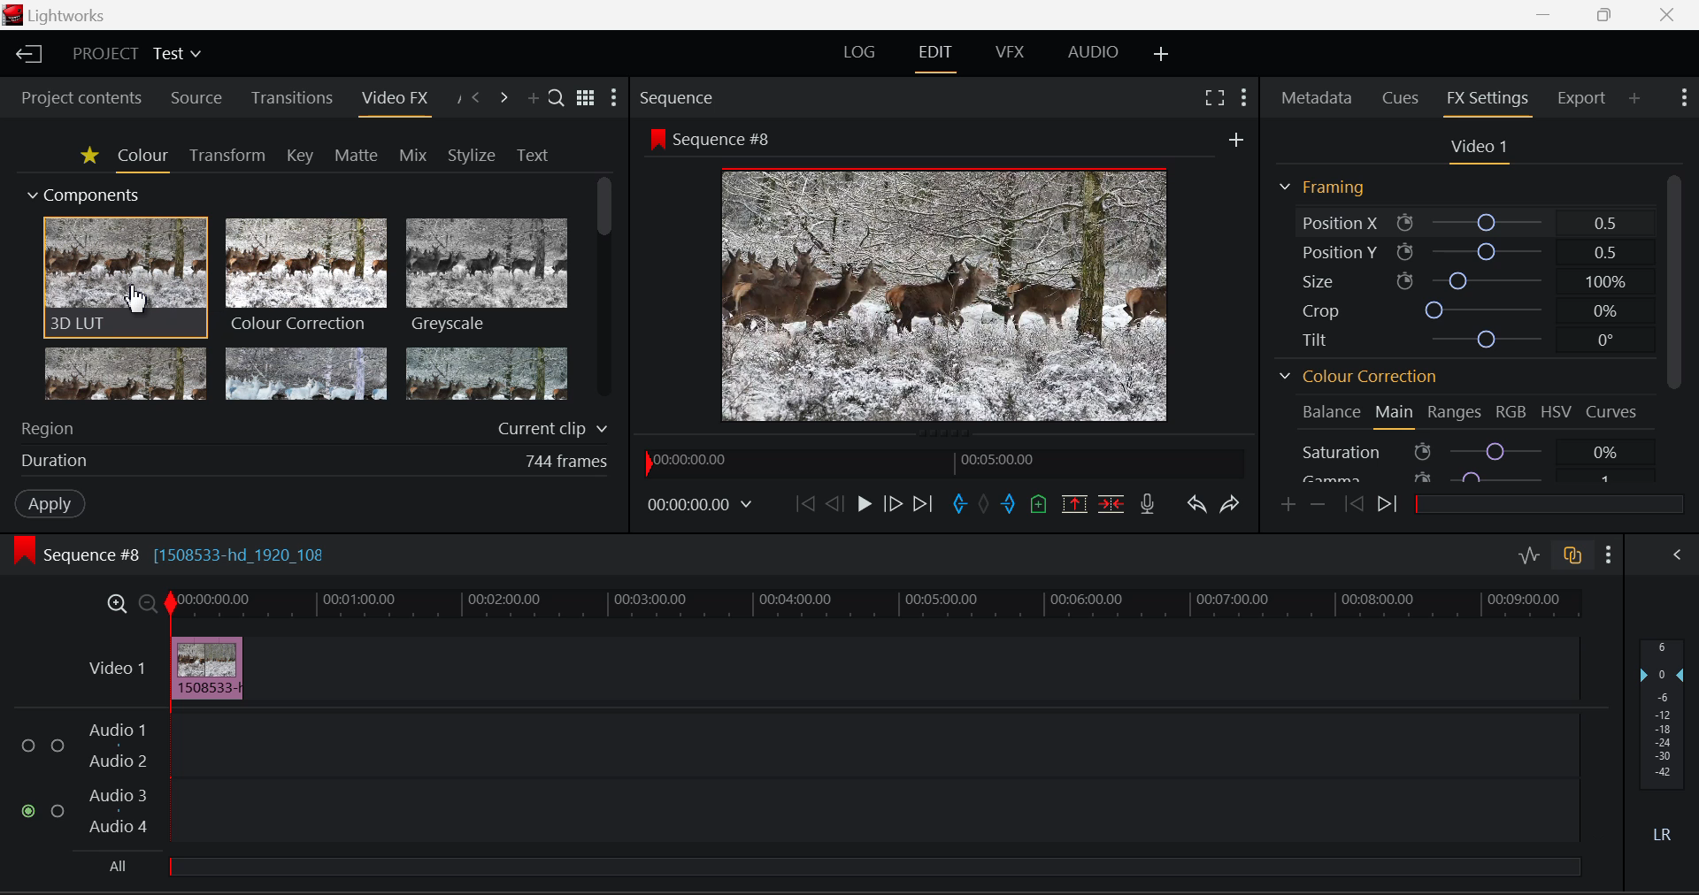 This screenshot has width=1699, height=895. What do you see at coordinates (1287, 507) in the screenshot?
I see `Add keyframe` at bounding box center [1287, 507].